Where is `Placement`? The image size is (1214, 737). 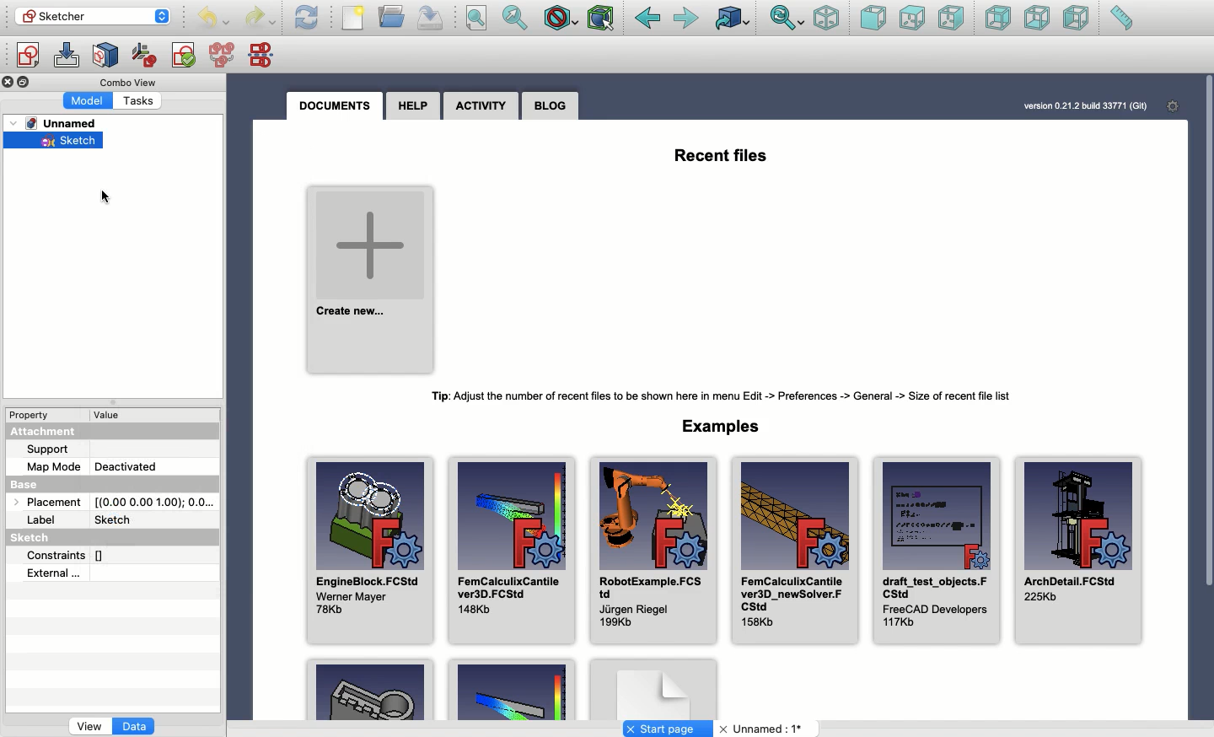
Placement is located at coordinates (44, 501).